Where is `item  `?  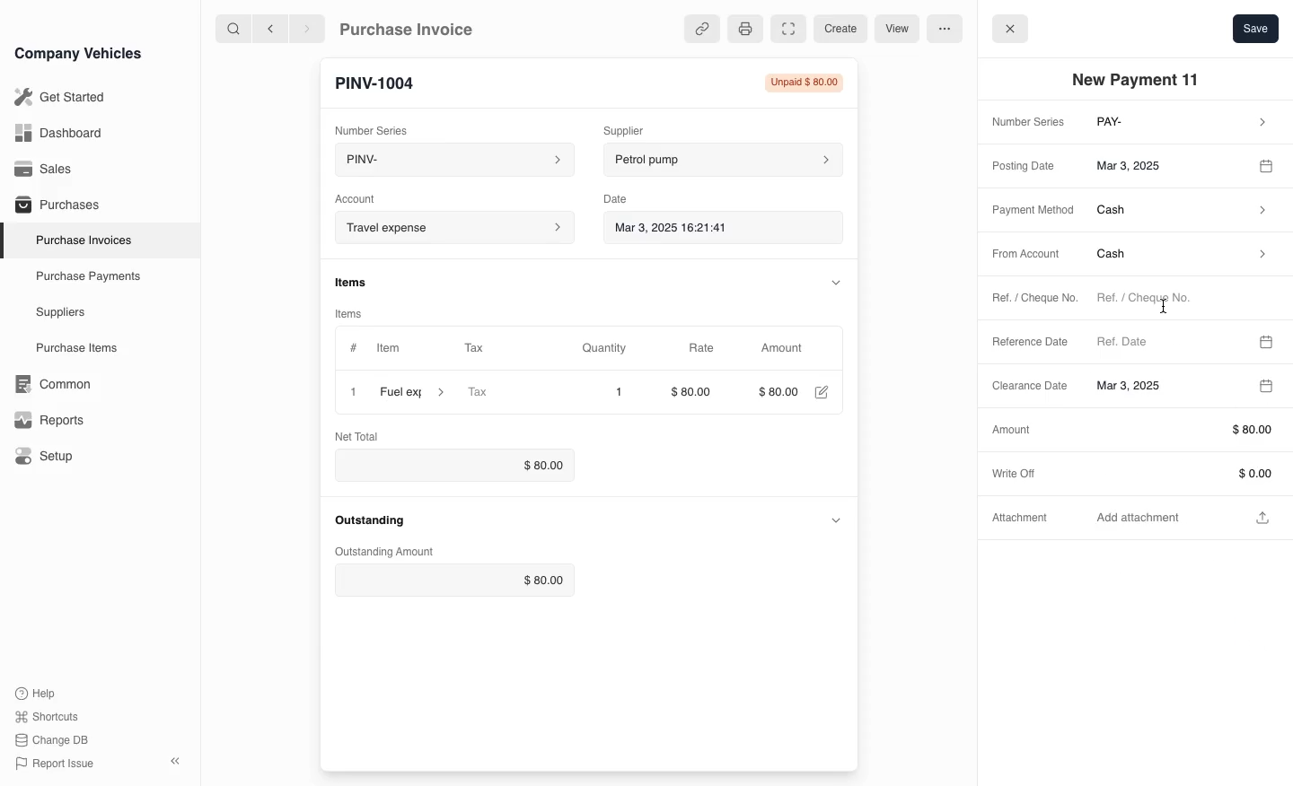 item   is located at coordinates (414, 392).